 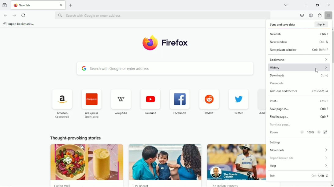 What do you see at coordinates (299, 34) in the screenshot?
I see `new tab` at bounding box center [299, 34].